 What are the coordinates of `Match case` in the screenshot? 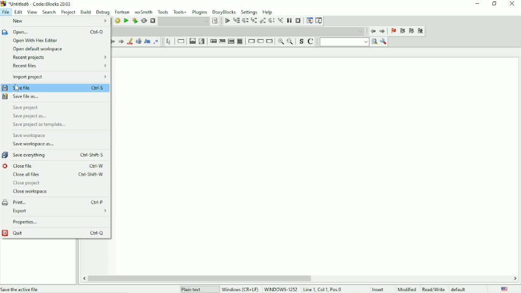 It's located at (147, 42).